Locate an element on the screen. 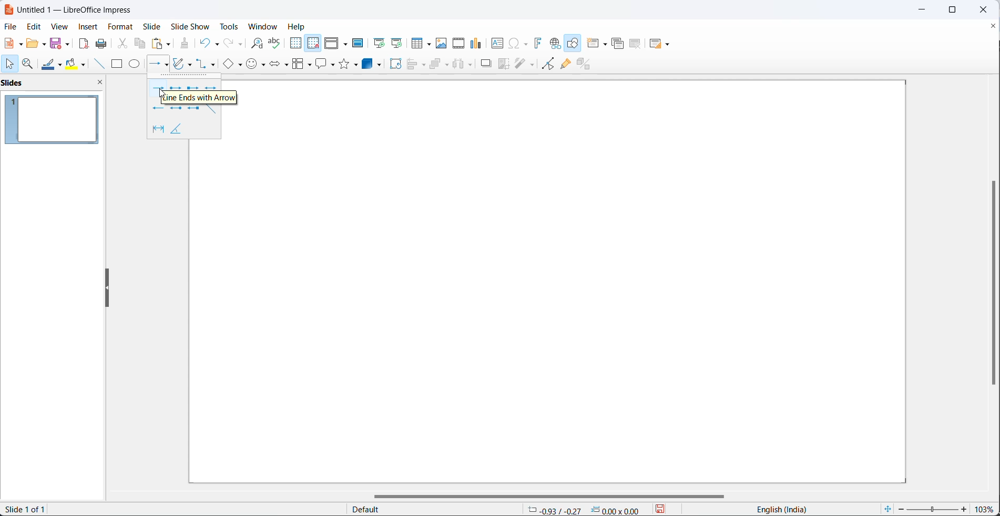 The height and width of the screenshot is (516, 1000). connectors is located at coordinates (208, 65).